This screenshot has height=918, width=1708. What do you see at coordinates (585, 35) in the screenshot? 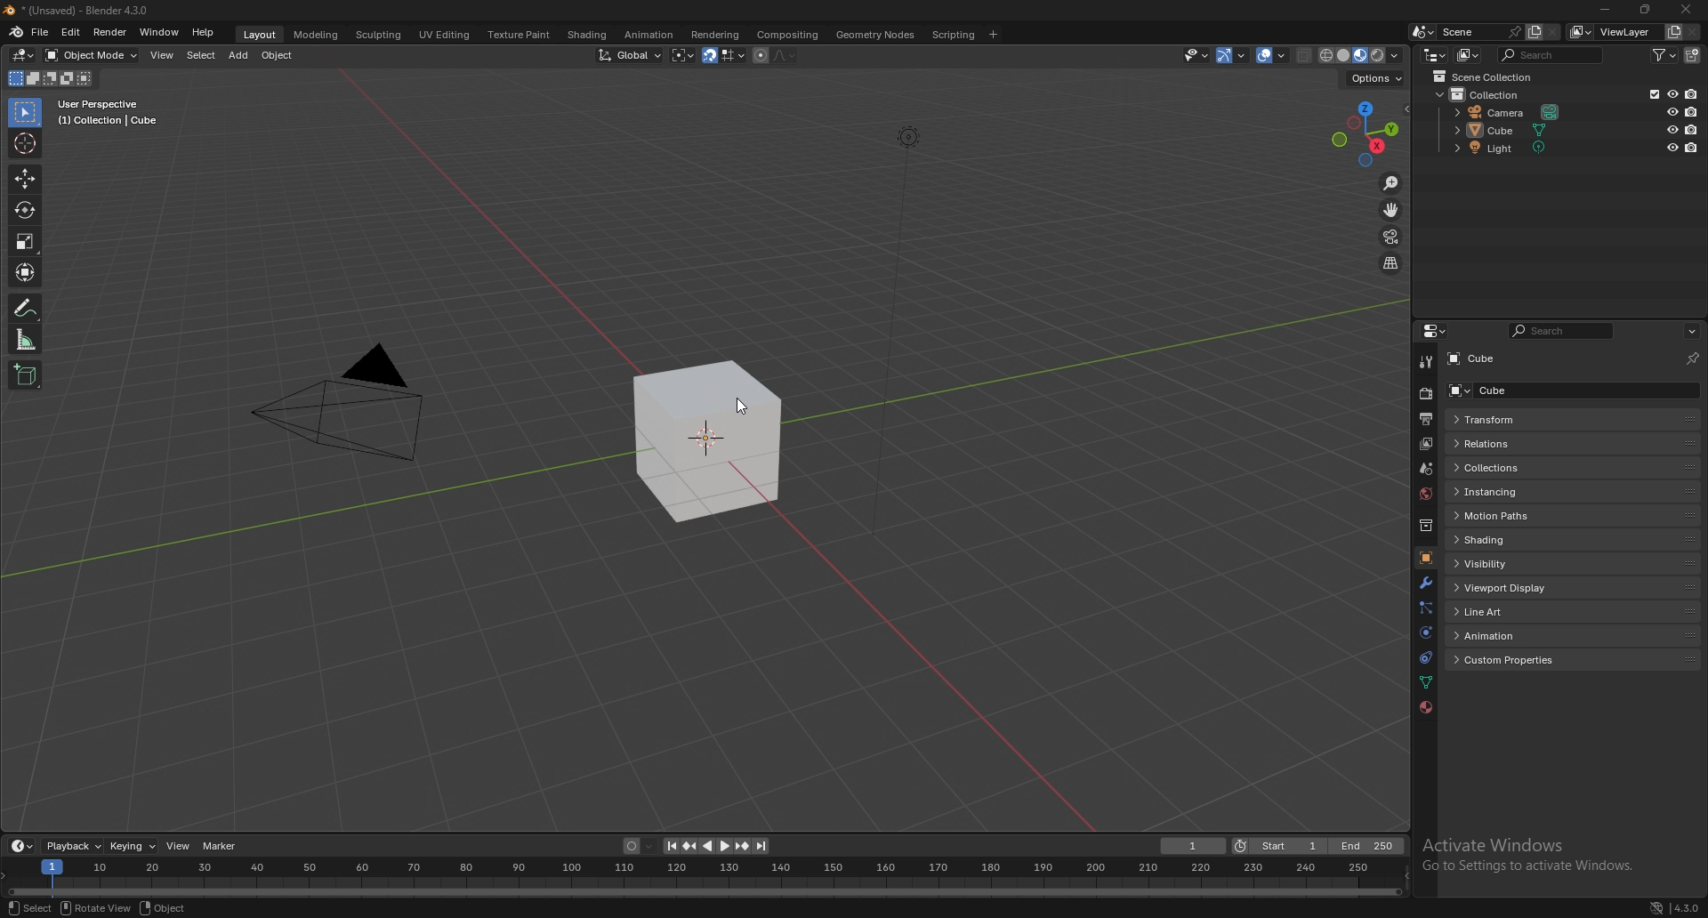
I see `shading` at bounding box center [585, 35].